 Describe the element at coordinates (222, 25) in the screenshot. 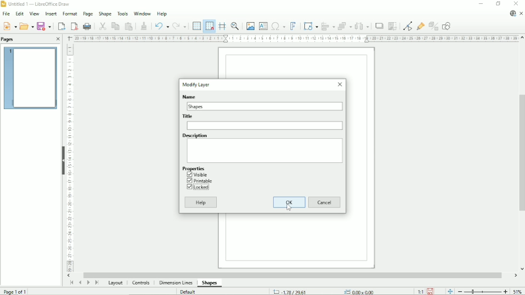

I see `Helplines while moving` at that location.